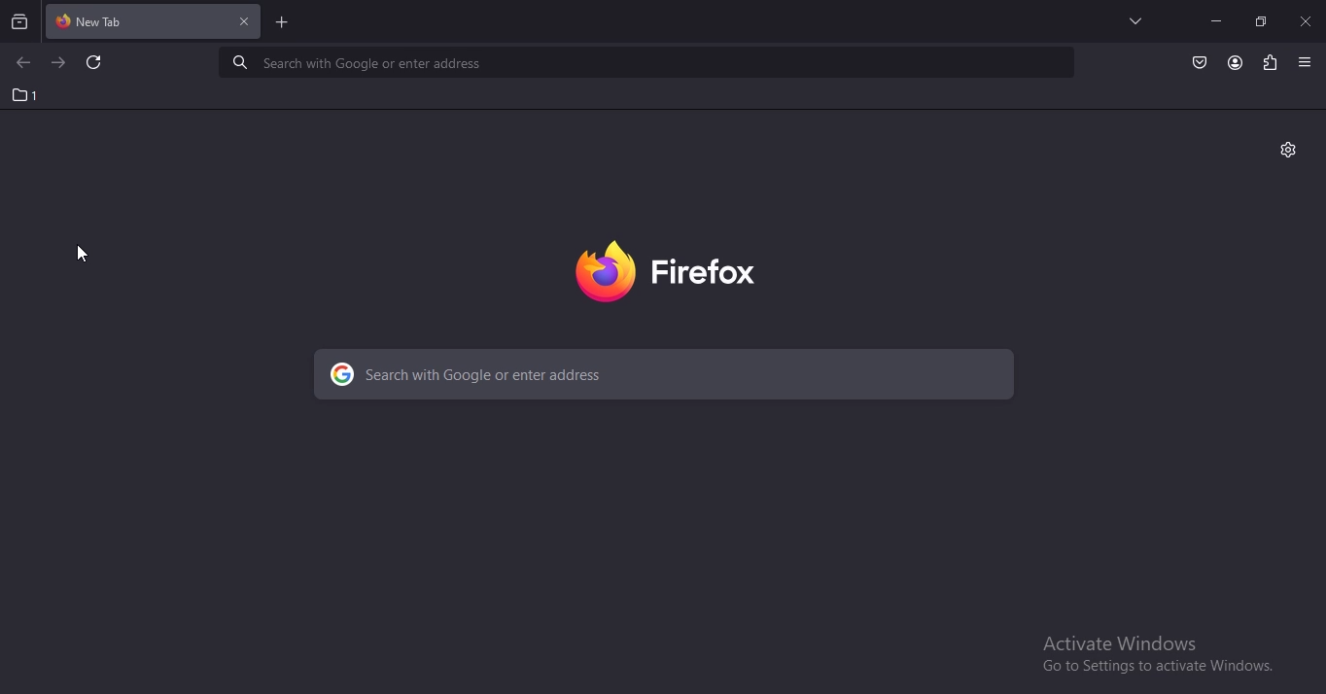 The image size is (1326, 694). What do you see at coordinates (677, 272) in the screenshot?
I see `image` at bounding box center [677, 272].